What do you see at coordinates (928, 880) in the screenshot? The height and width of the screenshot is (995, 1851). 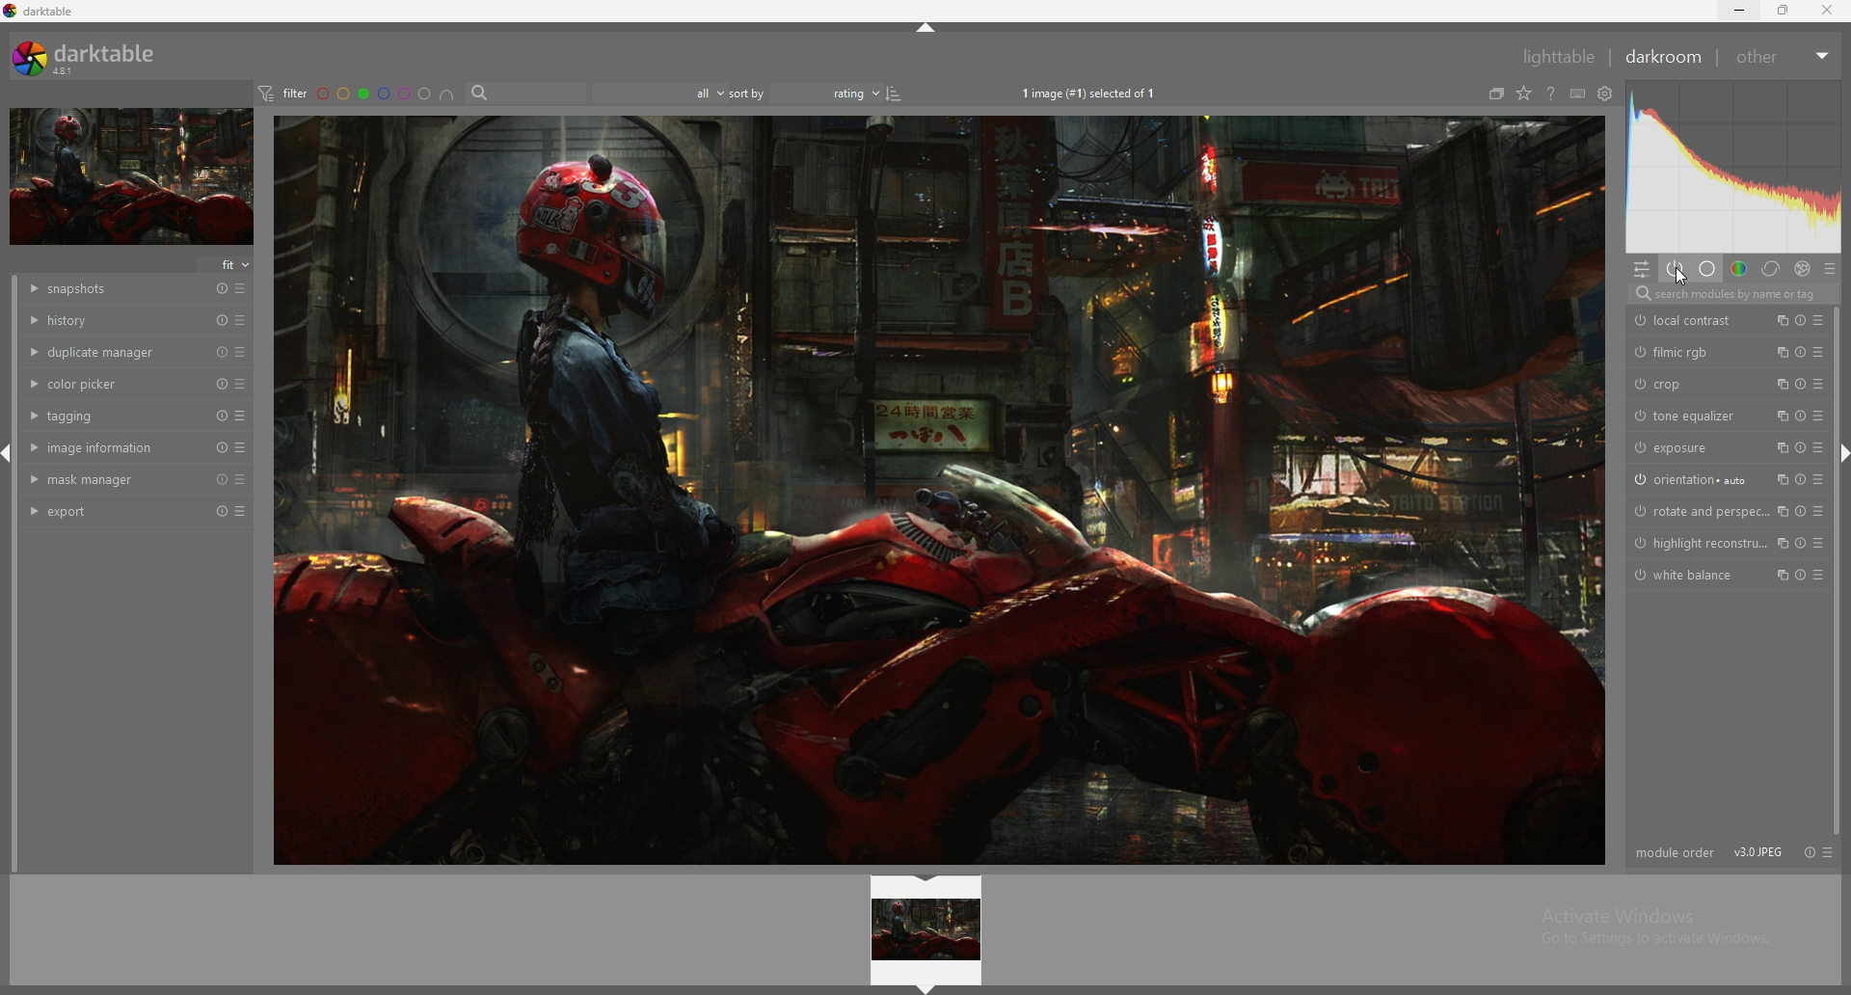 I see `hide` at bounding box center [928, 880].